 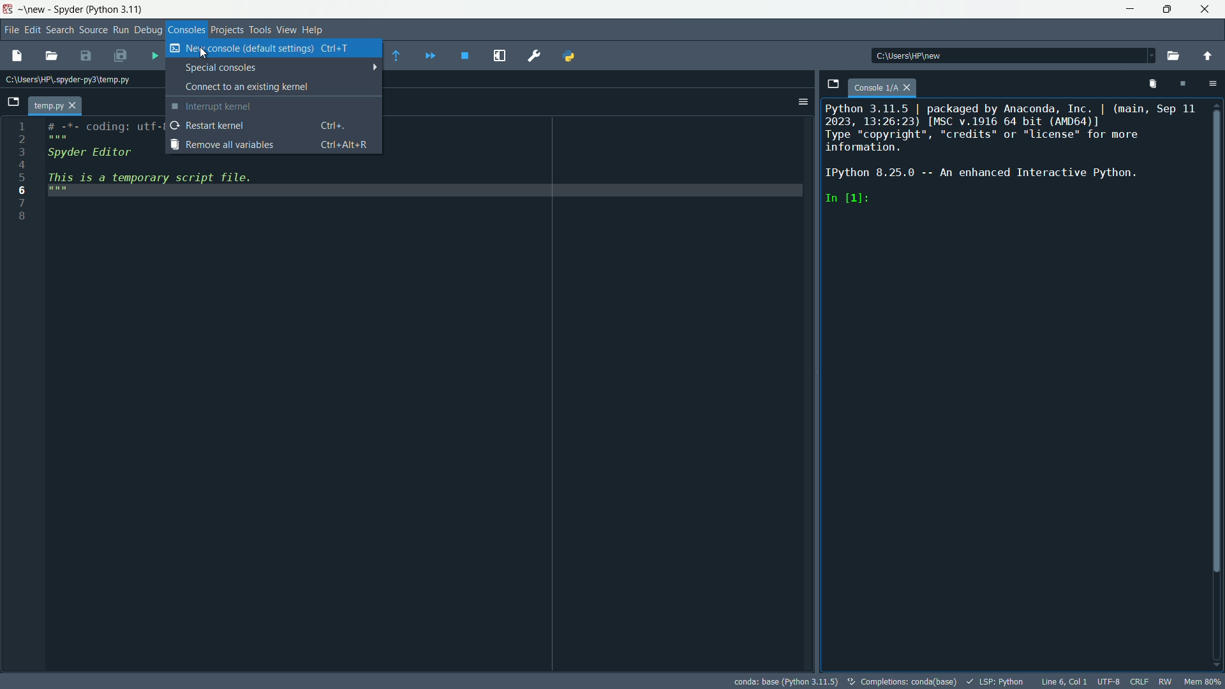 I want to click on crlf, so click(x=1140, y=681).